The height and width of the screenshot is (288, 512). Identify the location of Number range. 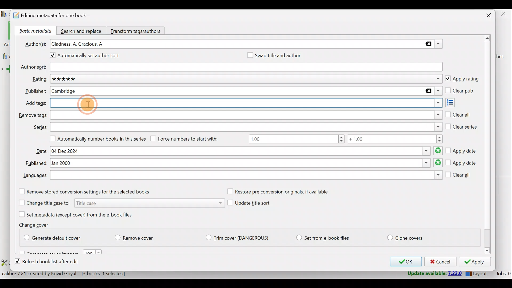
(345, 140).